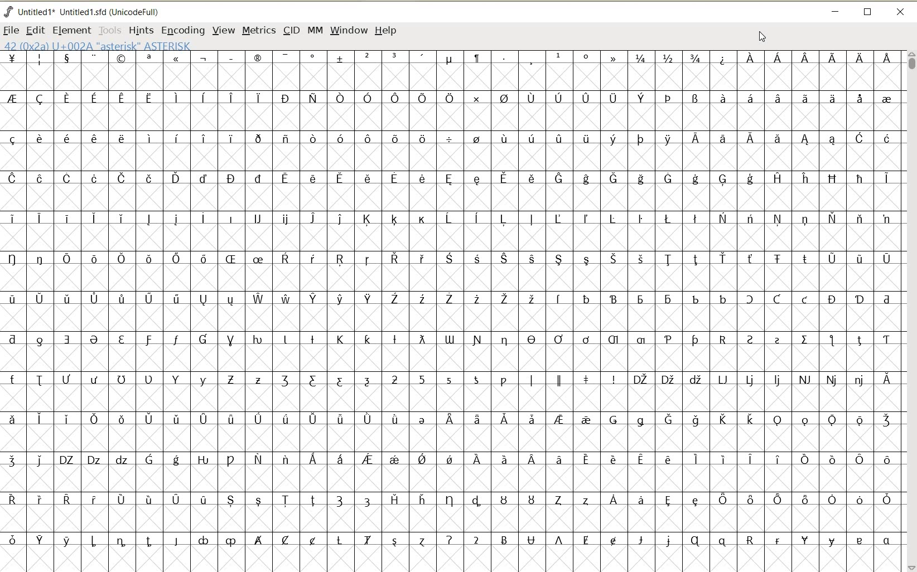 This screenshot has height=572, width=917. What do you see at coordinates (109, 30) in the screenshot?
I see `TOOLS` at bounding box center [109, 30].